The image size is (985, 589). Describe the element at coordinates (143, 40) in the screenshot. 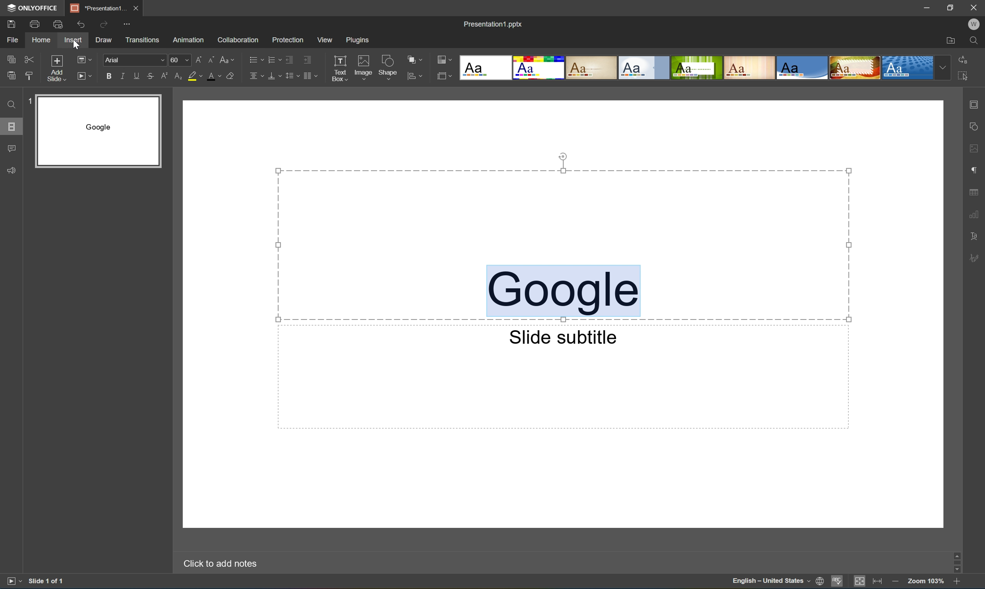

I see `Transitions` at that location.